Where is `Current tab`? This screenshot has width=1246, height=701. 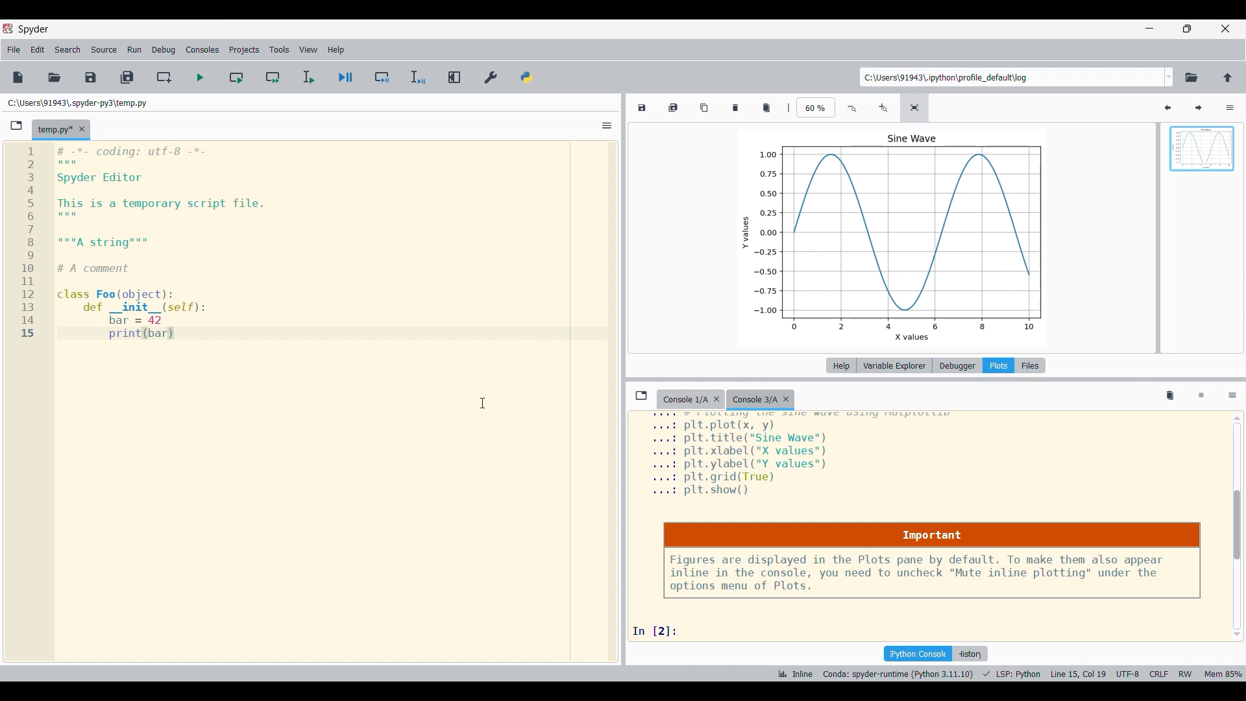
Current tab is located at coordinates (55, 130).